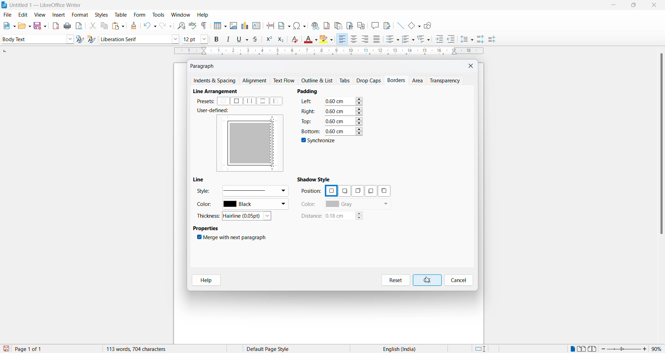  I want to click on font color, so click(311, 40).